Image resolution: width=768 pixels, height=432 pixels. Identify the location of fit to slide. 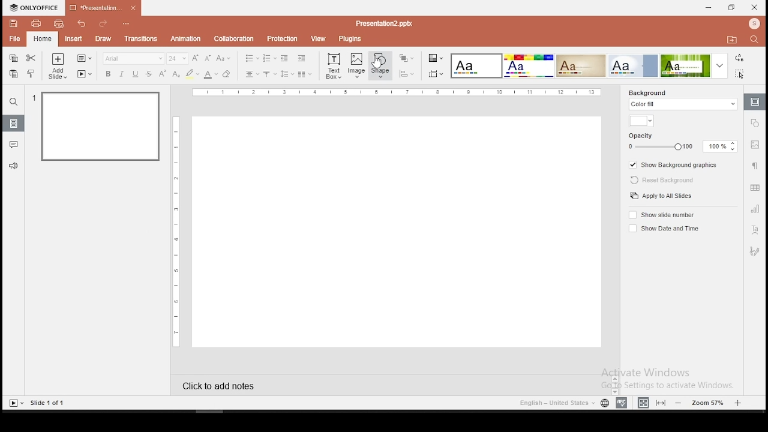
(661, 403).